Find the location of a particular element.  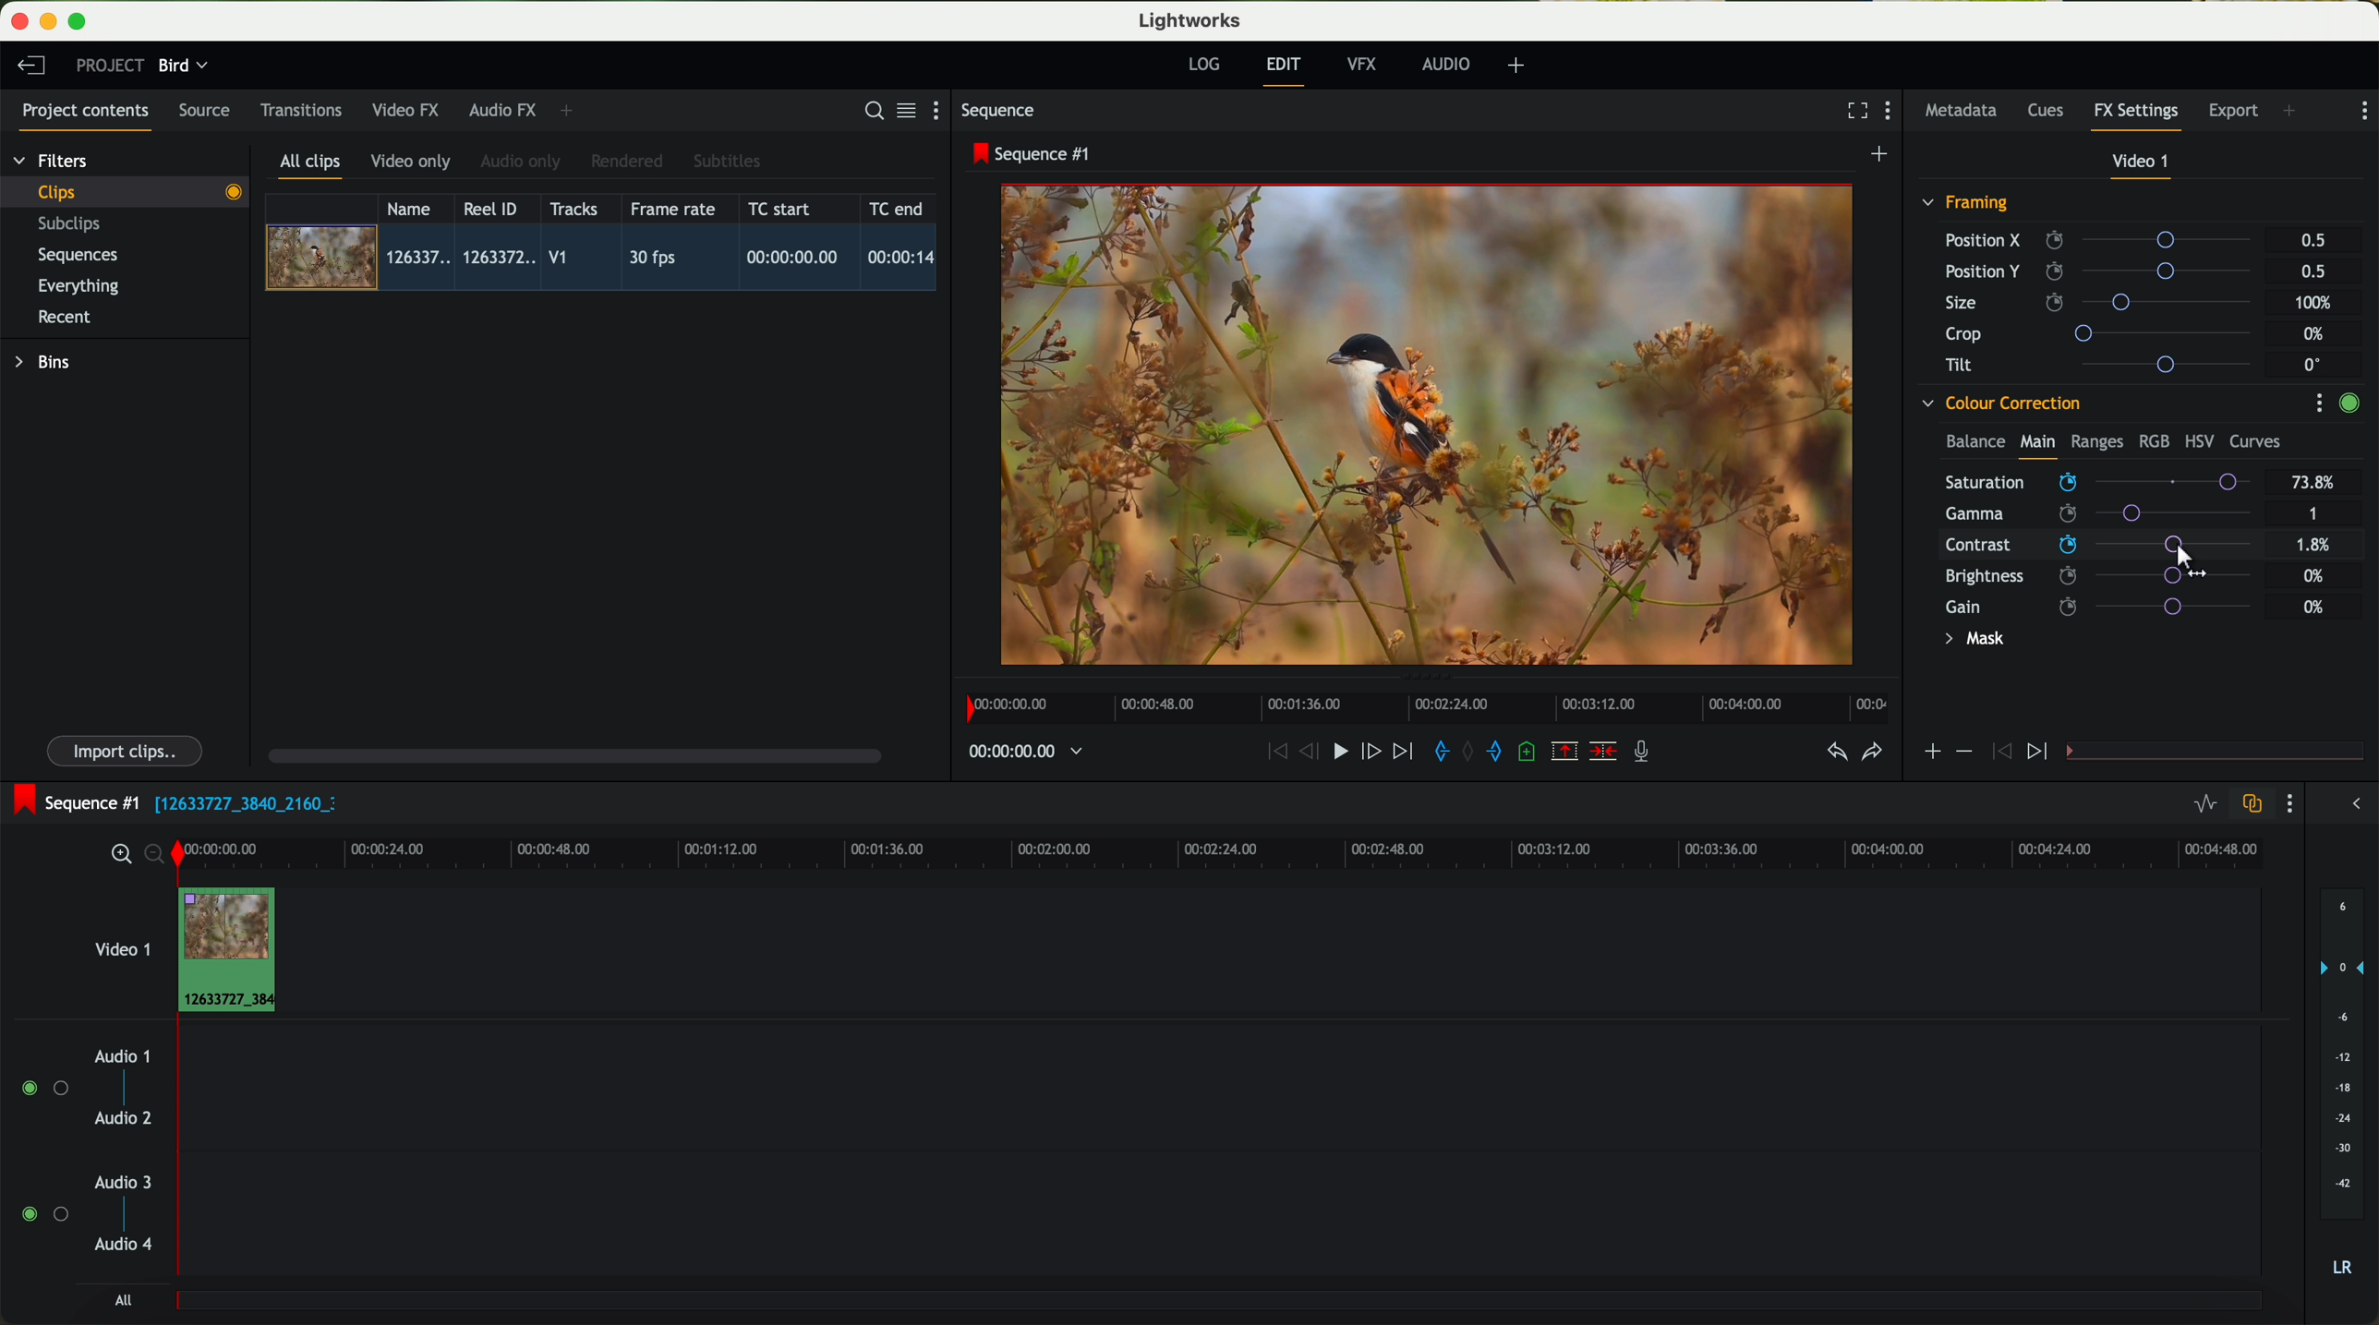

add, remove and create layouts is located at coordinates (1519, 66).